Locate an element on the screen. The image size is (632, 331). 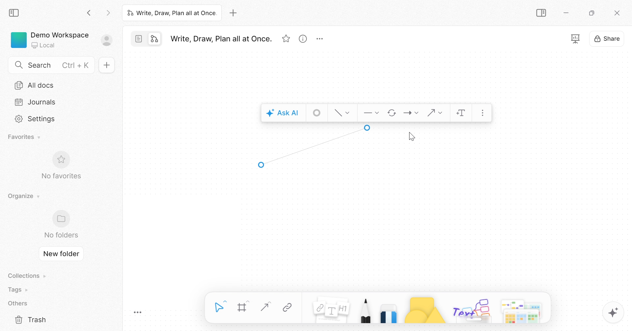
Link is located at coordinates (288, 308).